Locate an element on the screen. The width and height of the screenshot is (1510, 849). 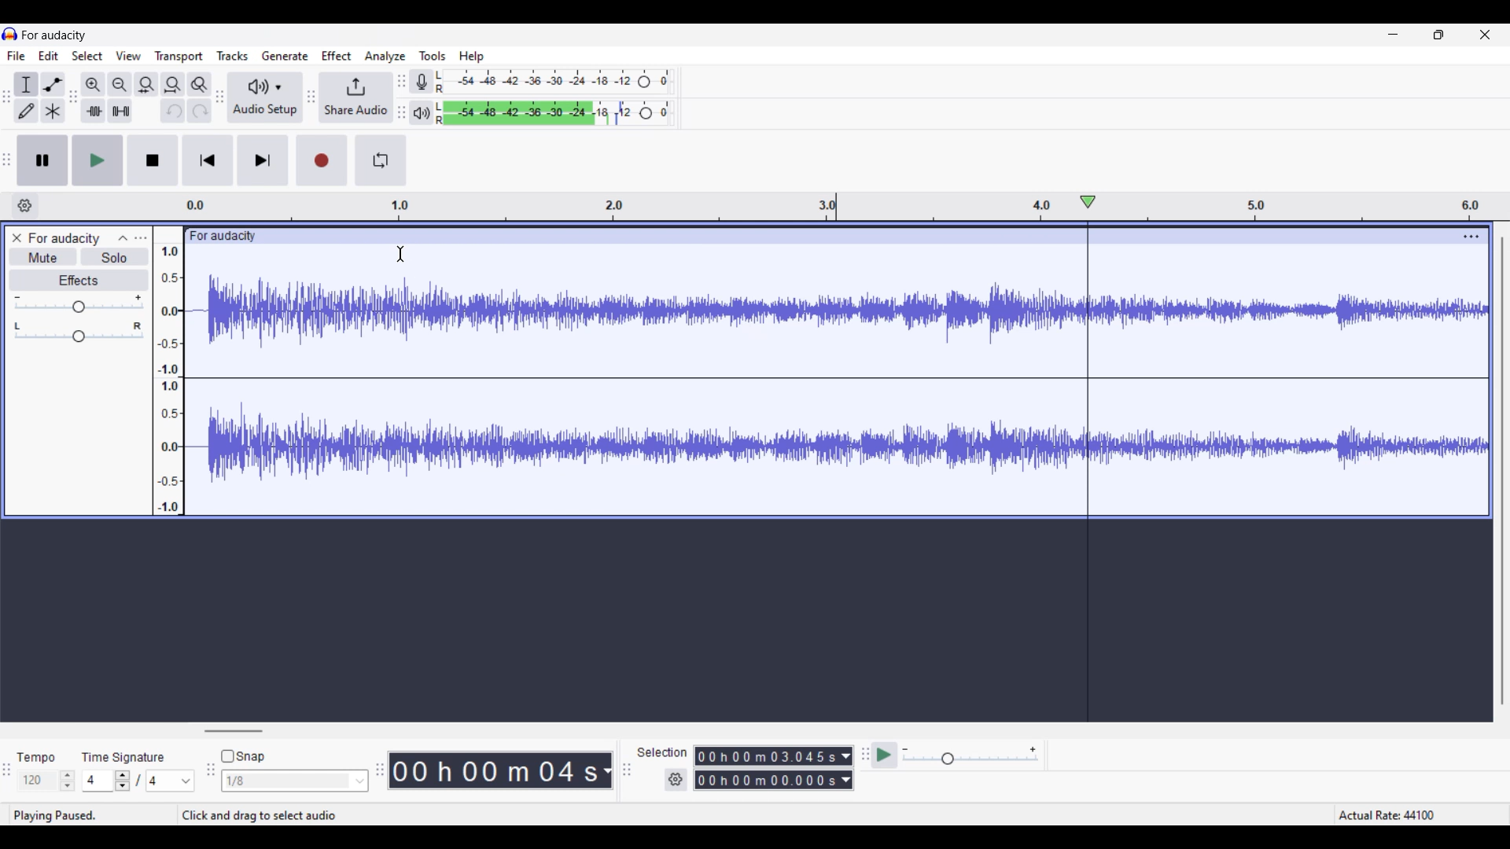
Play at speed once/Play at speed is located at coordinates (885, 755).